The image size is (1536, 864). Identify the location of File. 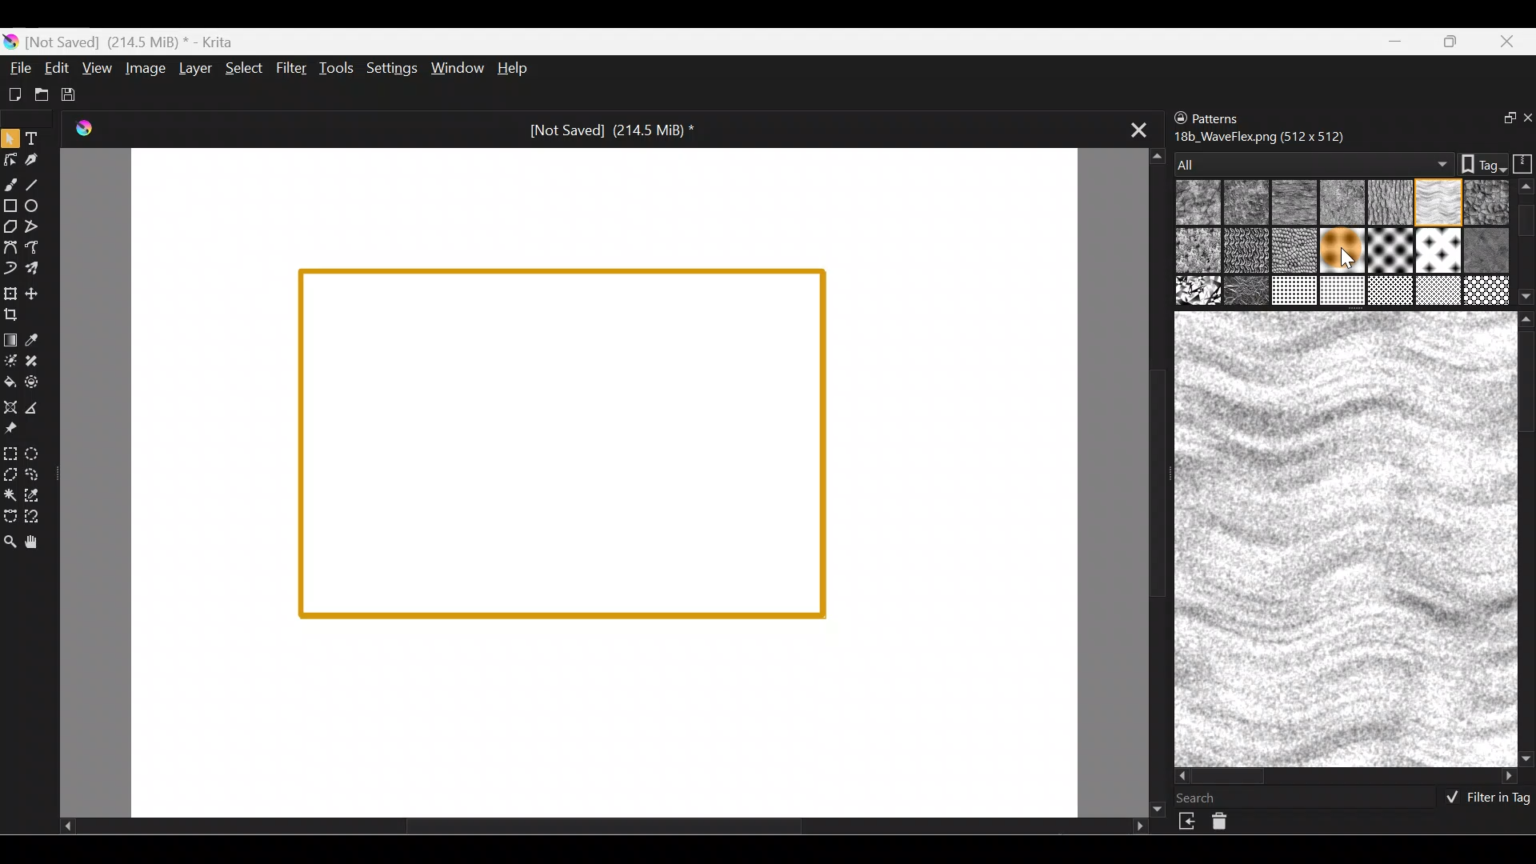
(18, 67).